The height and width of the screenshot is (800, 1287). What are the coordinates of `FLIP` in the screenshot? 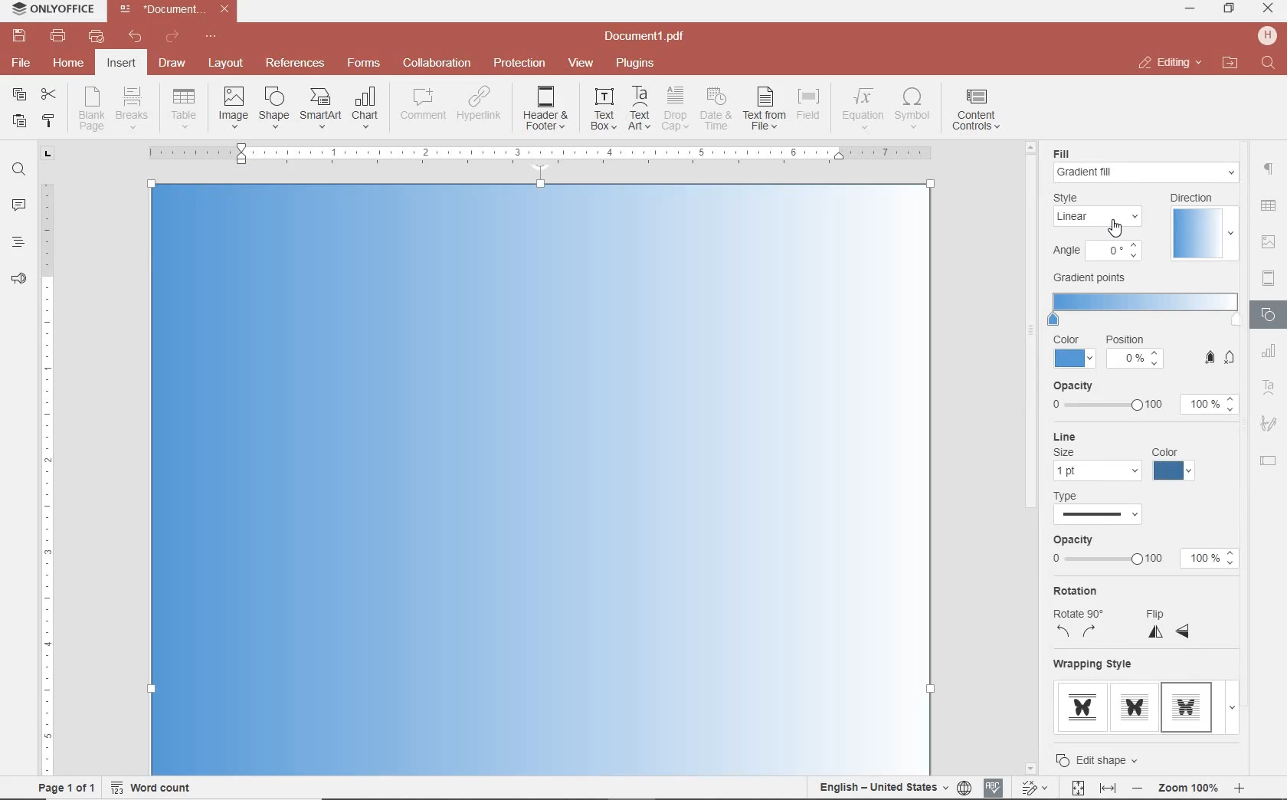 It's located at (1176, 464).